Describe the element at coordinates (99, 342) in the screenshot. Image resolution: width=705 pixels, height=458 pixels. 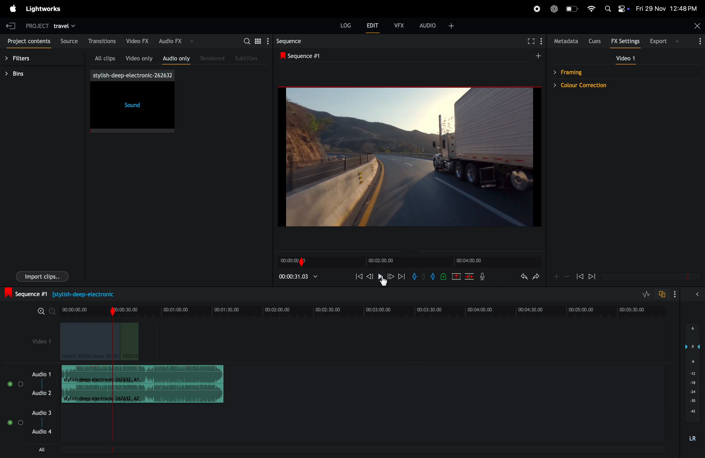
I see `audio clip` at that location.